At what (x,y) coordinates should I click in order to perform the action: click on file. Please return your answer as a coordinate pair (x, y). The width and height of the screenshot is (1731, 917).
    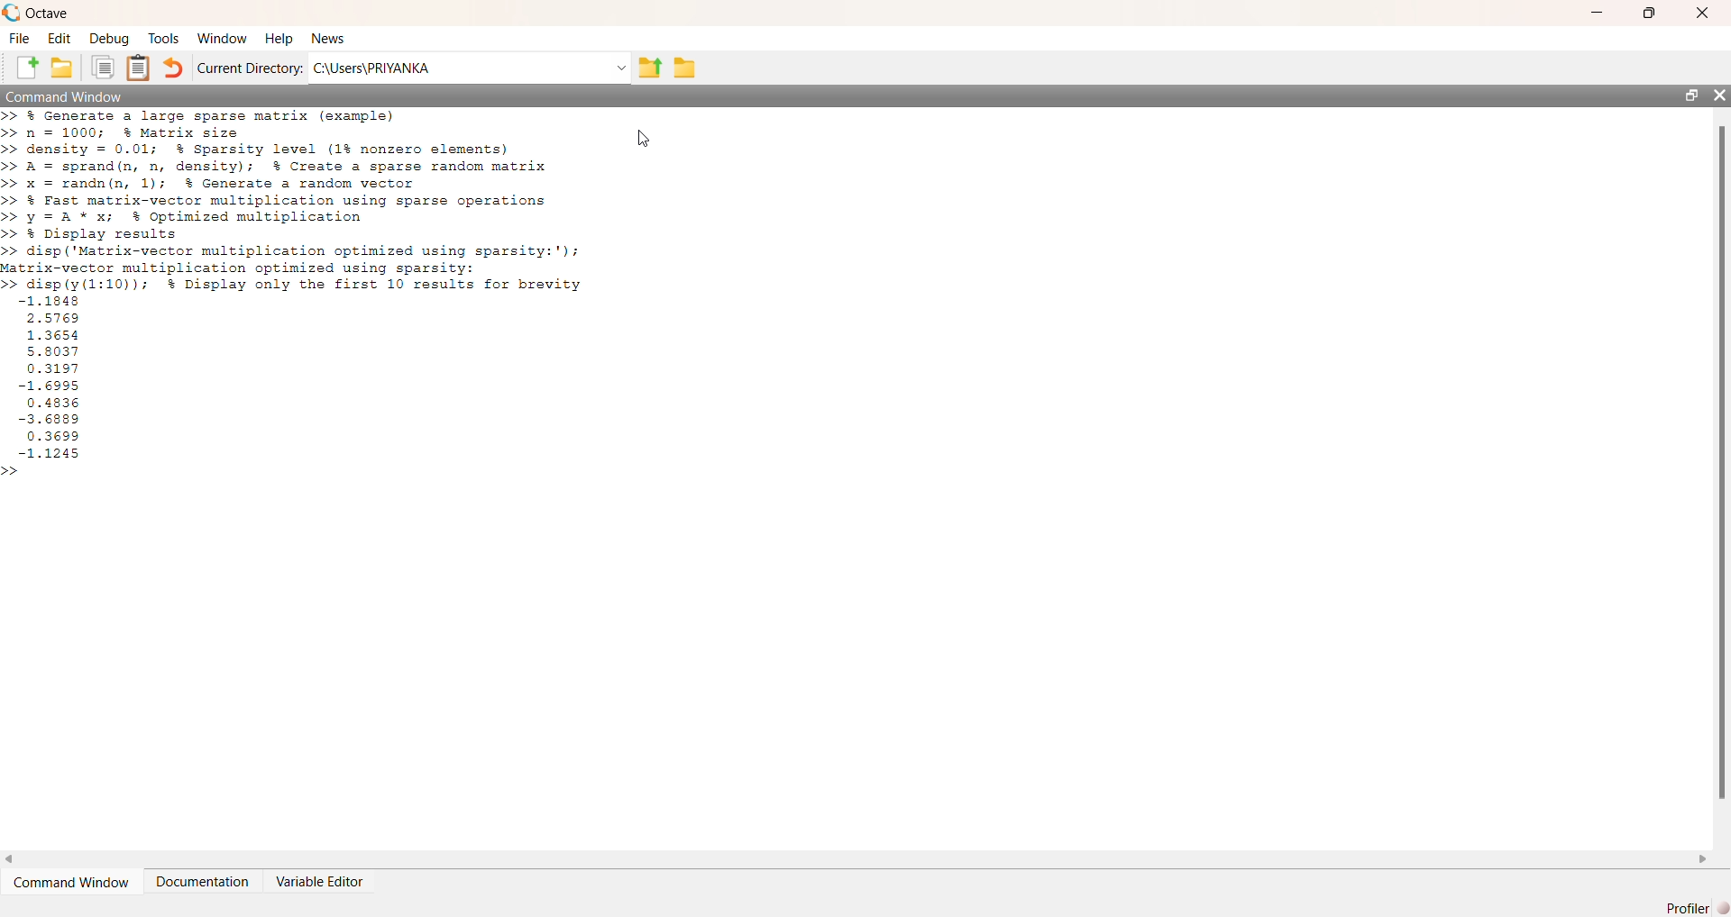
    Looking at the image, I should click on (20, 38).